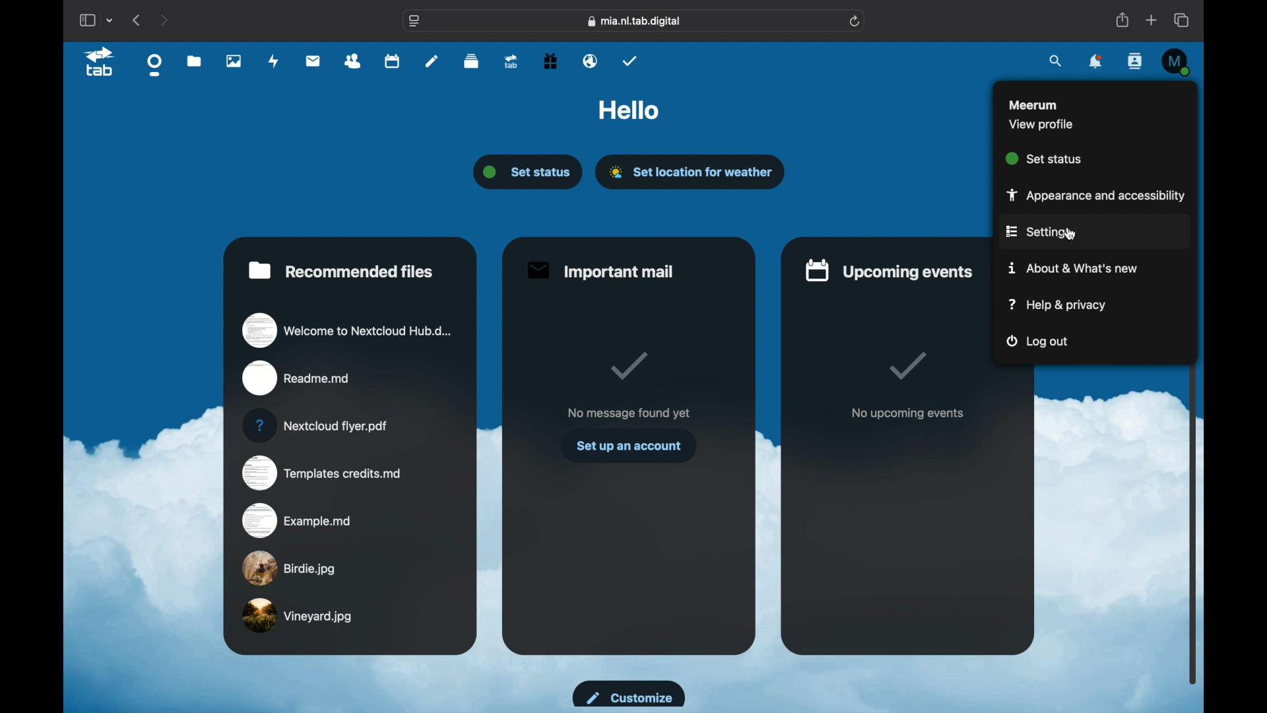 The image size is (1267, 713). I want to click on previous, so click(138, 20).